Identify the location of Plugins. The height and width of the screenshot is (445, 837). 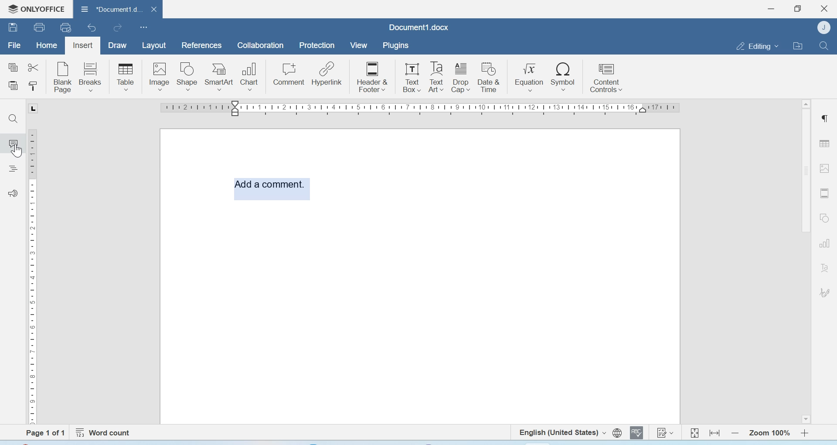
(395, 45).